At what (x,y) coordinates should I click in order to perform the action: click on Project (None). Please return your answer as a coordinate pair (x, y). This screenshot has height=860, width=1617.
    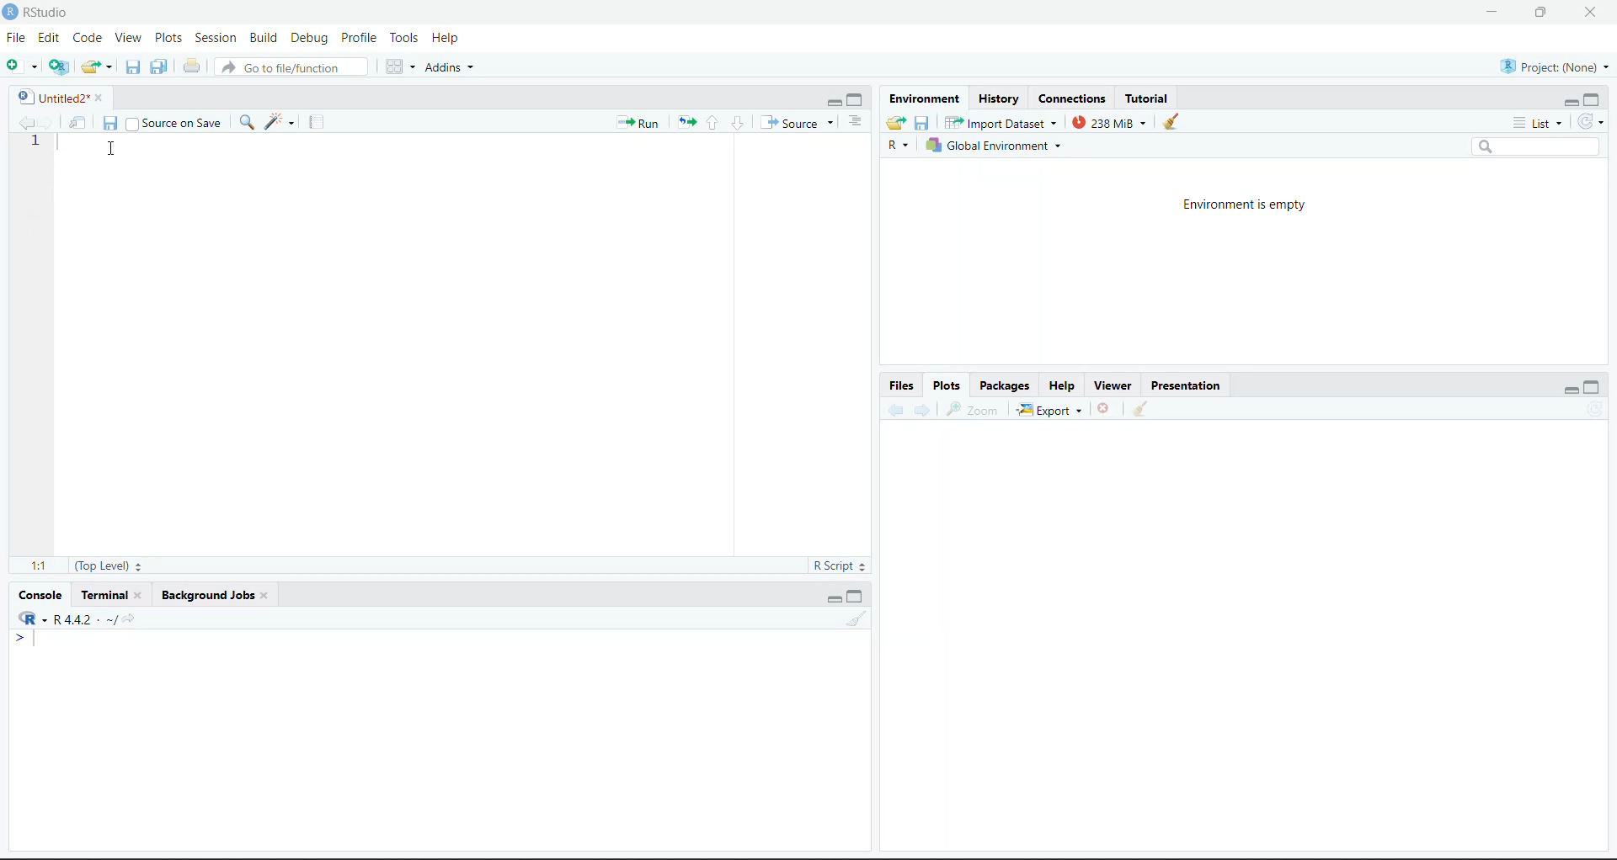
    Looking at the image, I should click on (1554, 67).